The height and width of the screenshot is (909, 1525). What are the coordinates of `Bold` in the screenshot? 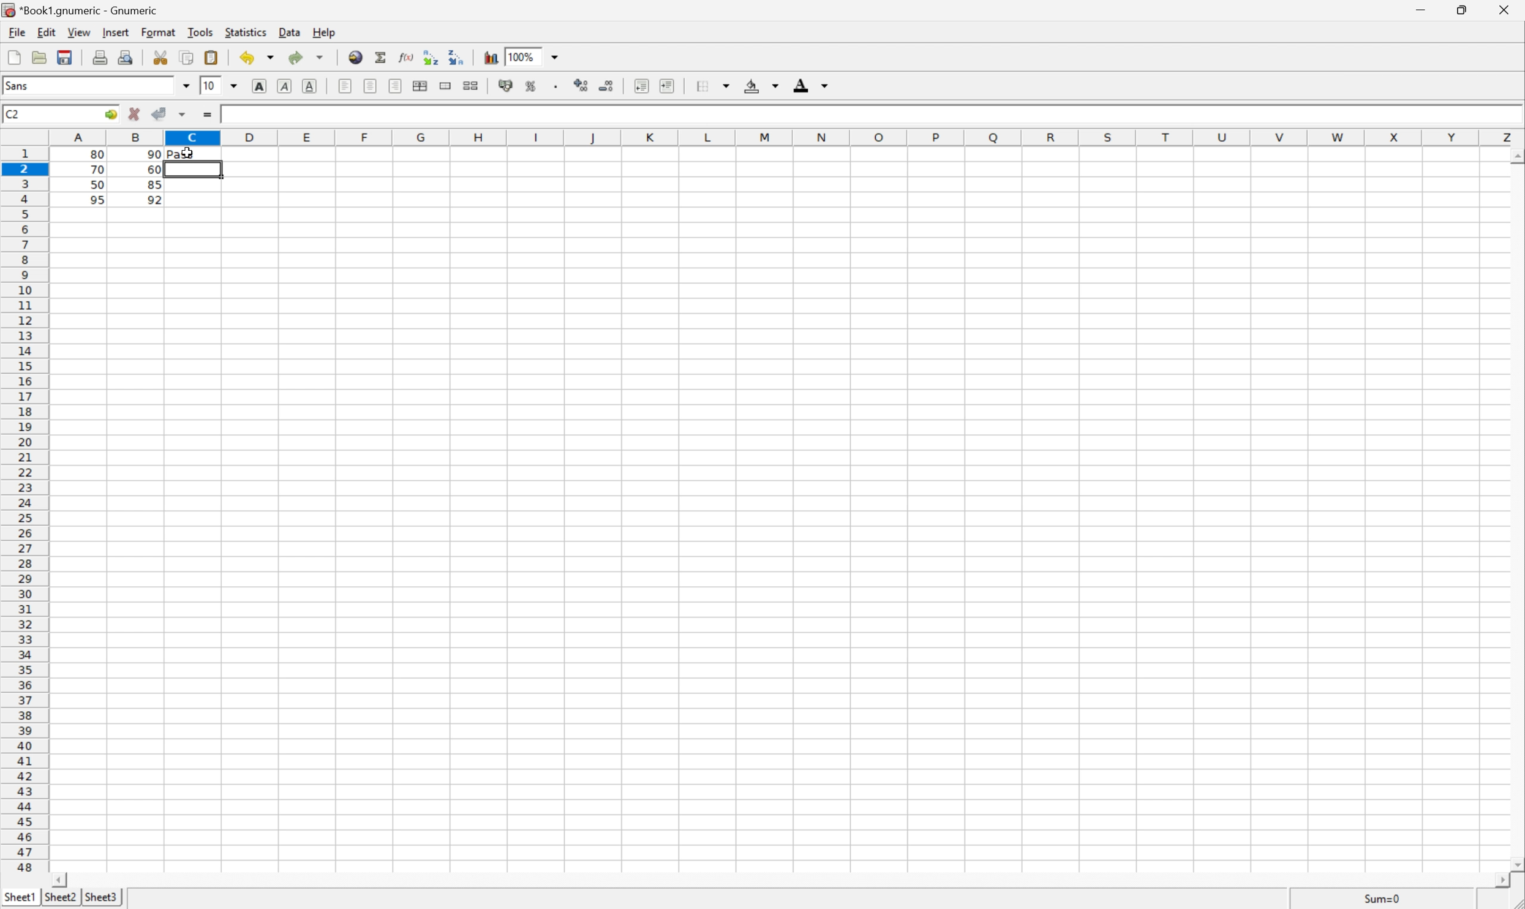 It's located at (259, 85).